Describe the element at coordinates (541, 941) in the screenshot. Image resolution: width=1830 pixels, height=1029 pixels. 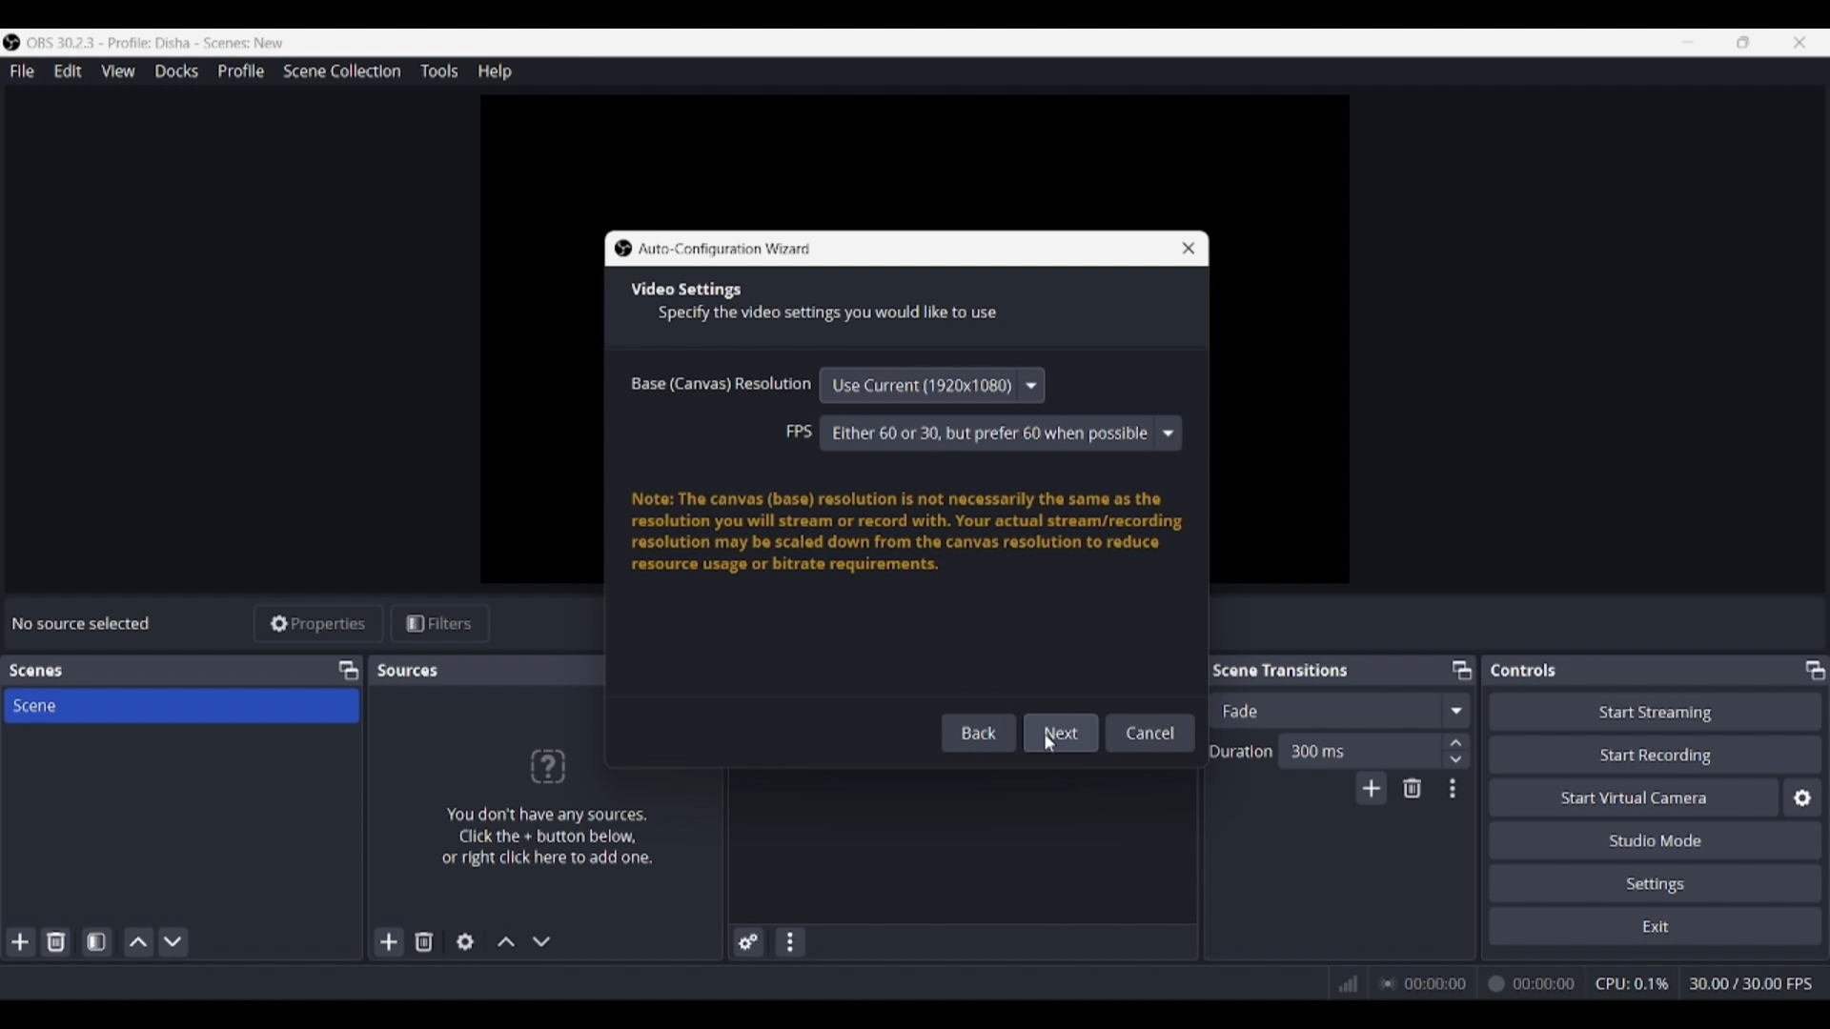
I see `Move source down` at that location.